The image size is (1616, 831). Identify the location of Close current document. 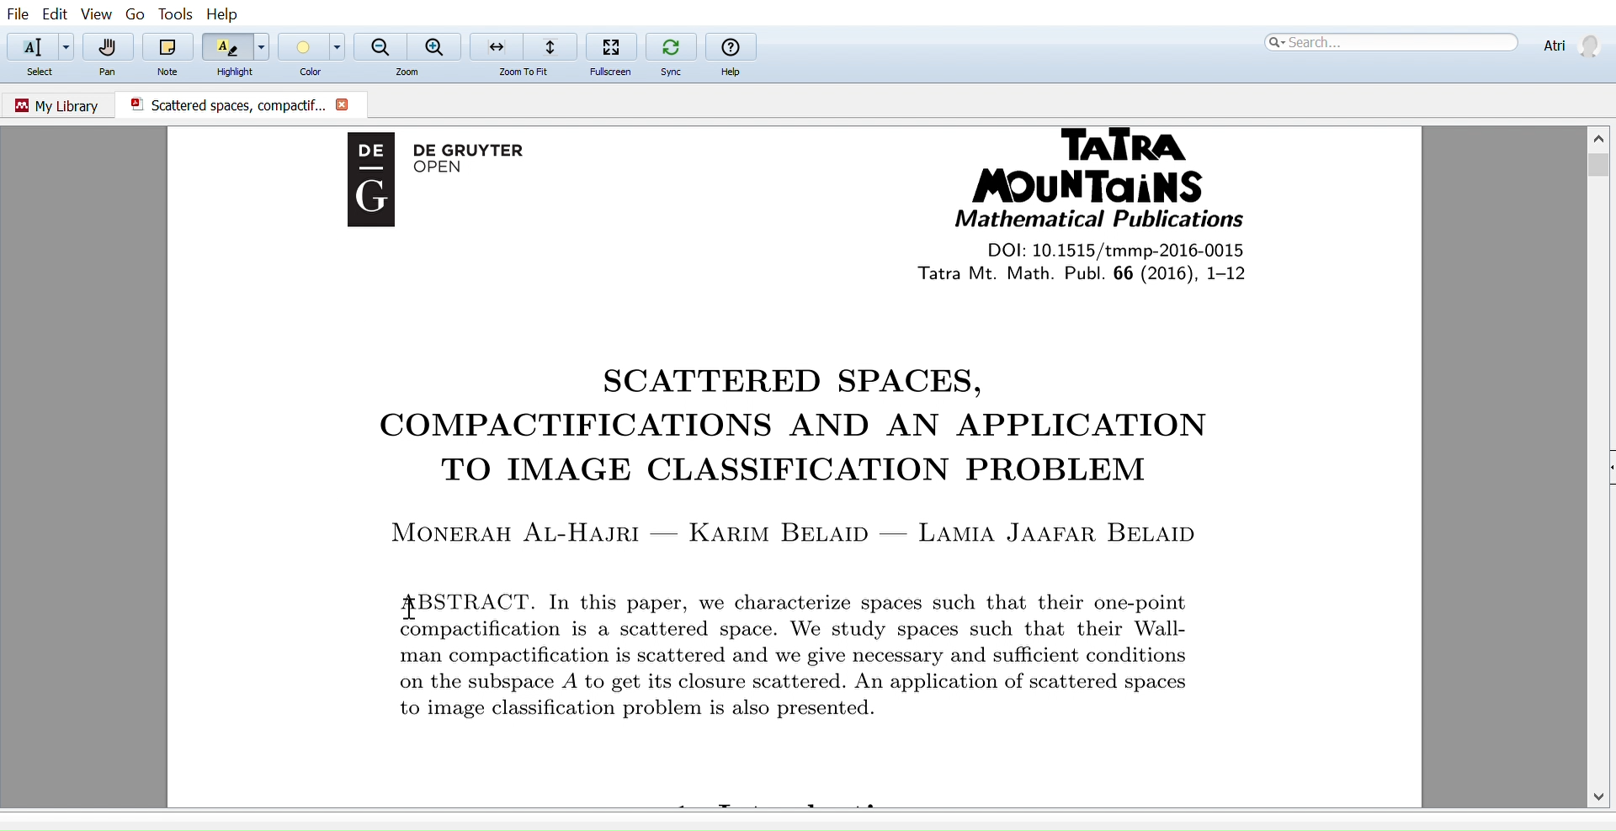
(343, 106).